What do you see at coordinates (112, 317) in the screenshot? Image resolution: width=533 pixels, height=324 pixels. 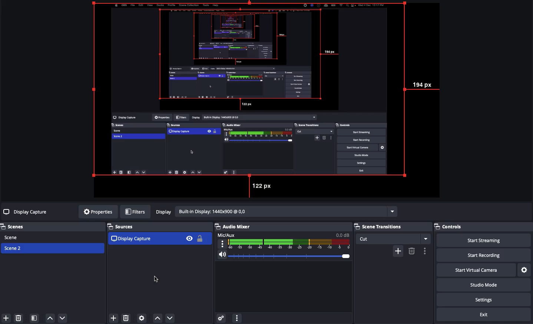 I see `add` at bounding box center [112, 317].